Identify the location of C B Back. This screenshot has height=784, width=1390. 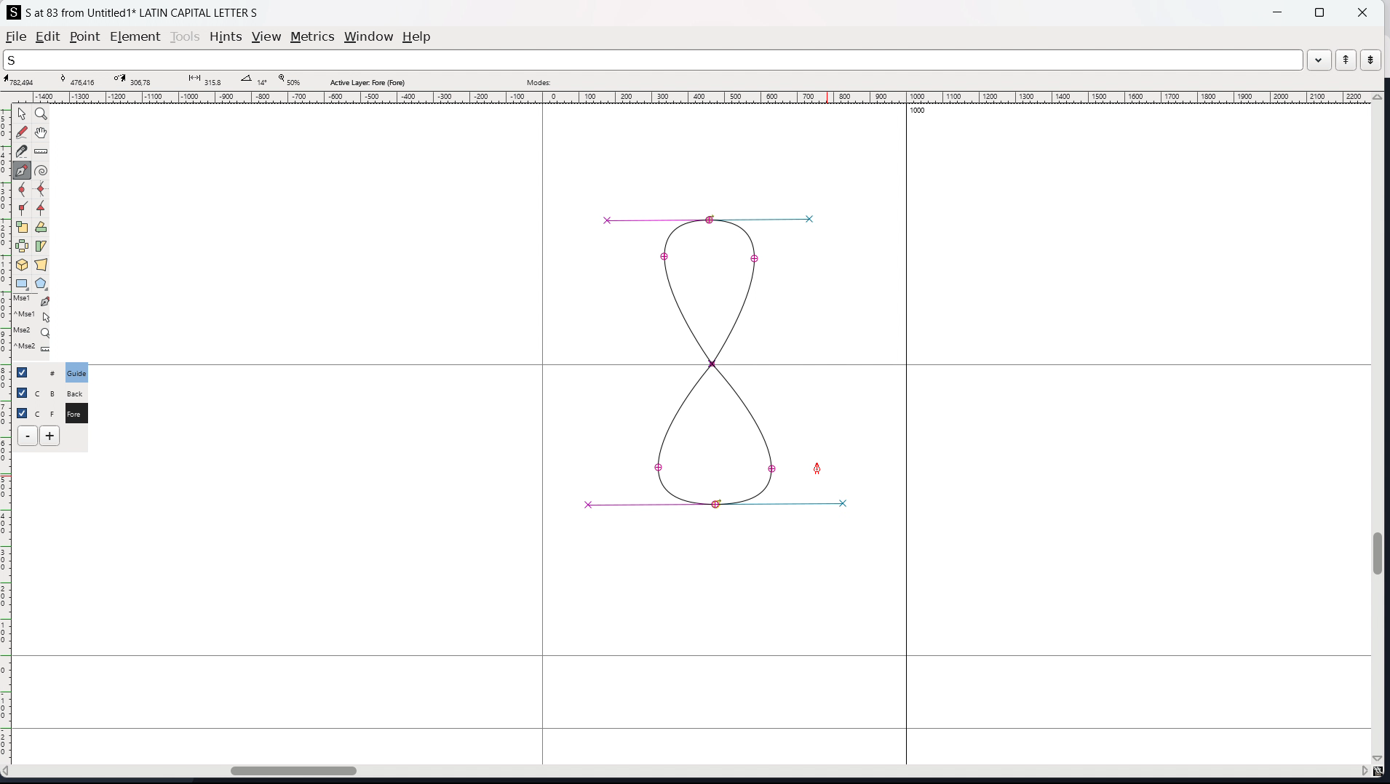
(74, 391).